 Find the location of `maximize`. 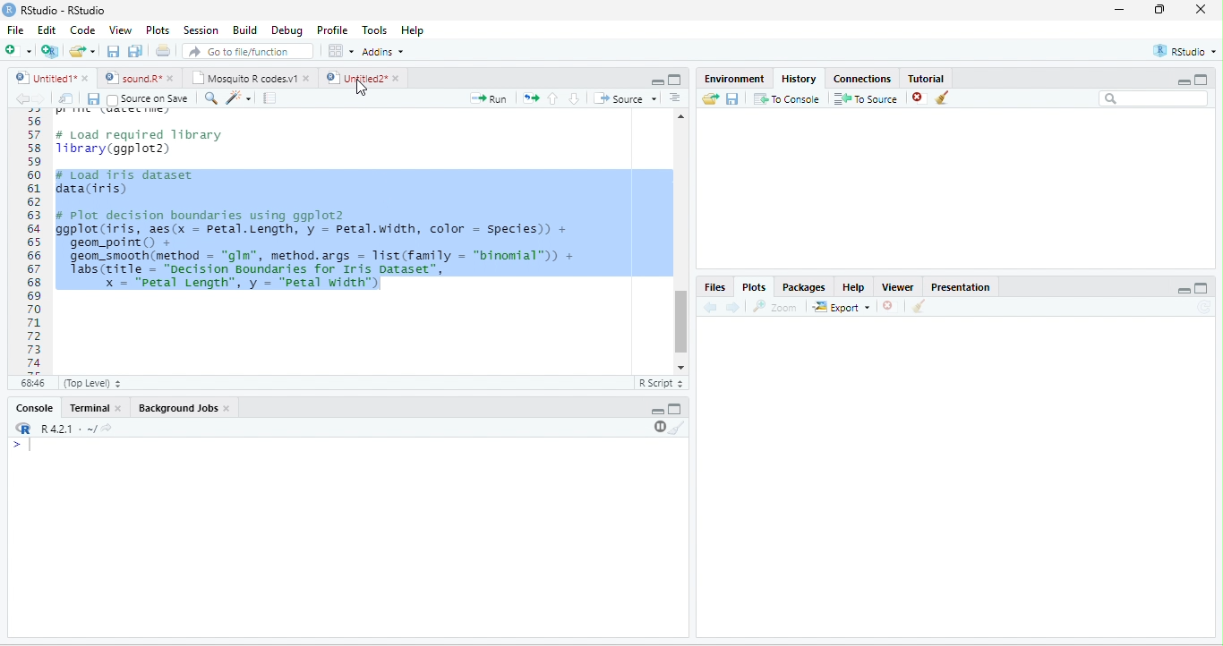

maximize is located at coordinates (675, 80).